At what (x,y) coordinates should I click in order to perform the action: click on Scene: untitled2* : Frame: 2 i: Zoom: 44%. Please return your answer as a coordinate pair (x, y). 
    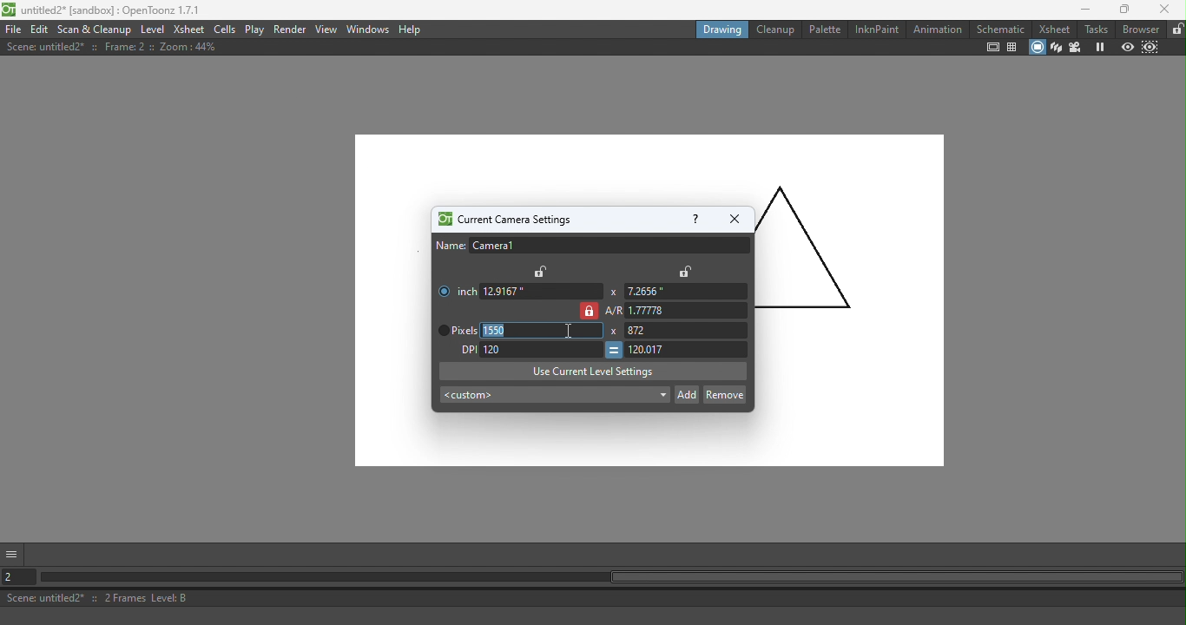
    Looking at the image, I should click on (112, 47).